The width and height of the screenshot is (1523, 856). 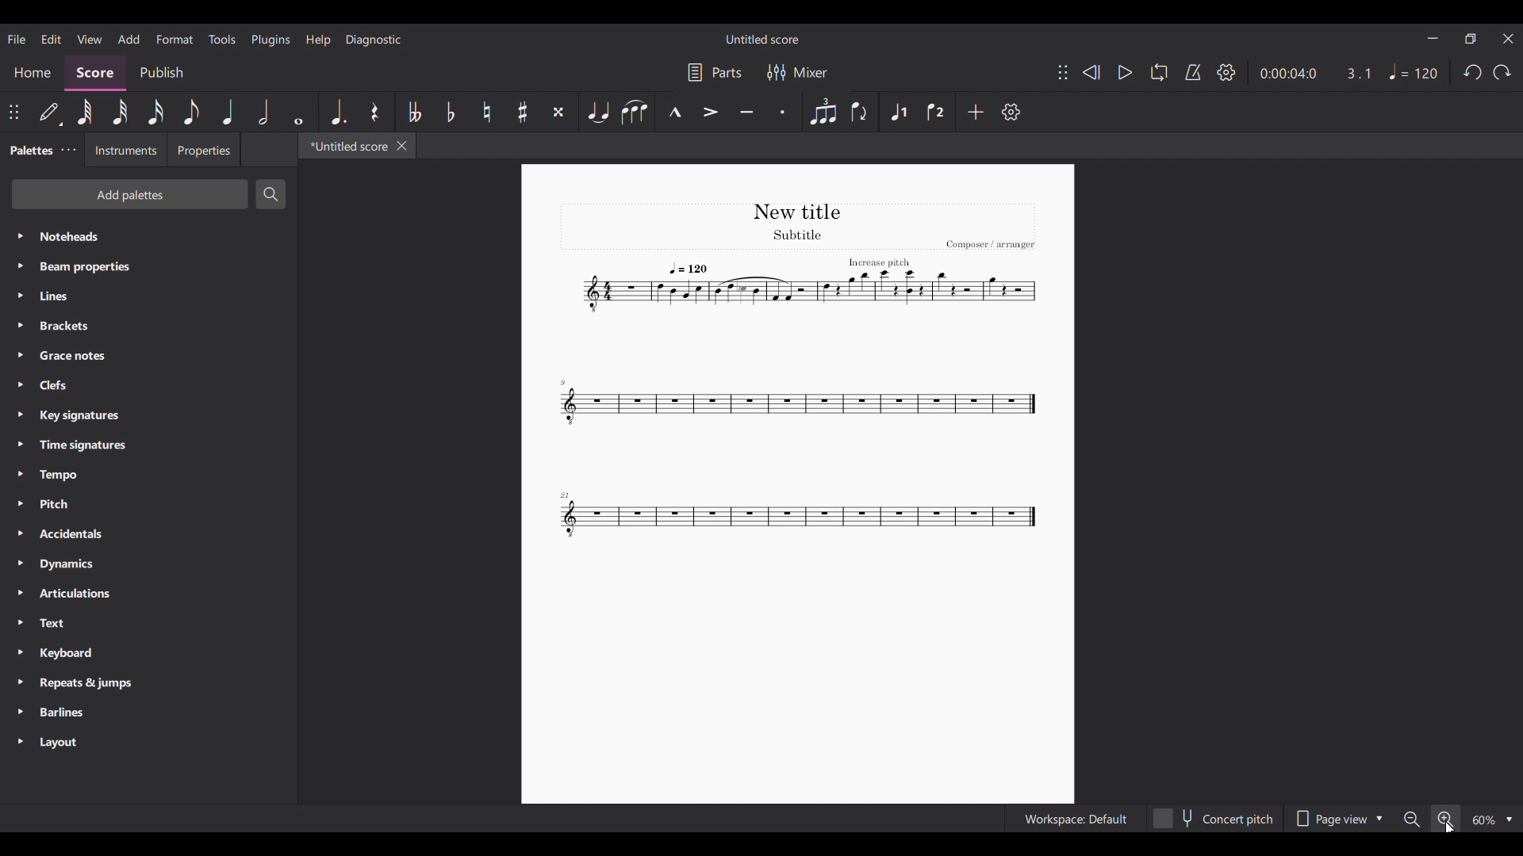 What do you see at coordinates (345, 146) in the screenshot?
I see `*Untitled score, current tab` at bounding box center [345, 146].